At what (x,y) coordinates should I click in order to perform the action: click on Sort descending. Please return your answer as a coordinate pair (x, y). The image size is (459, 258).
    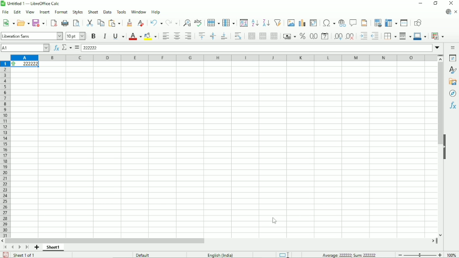
    Looking at the image, I should click on (266, 23).